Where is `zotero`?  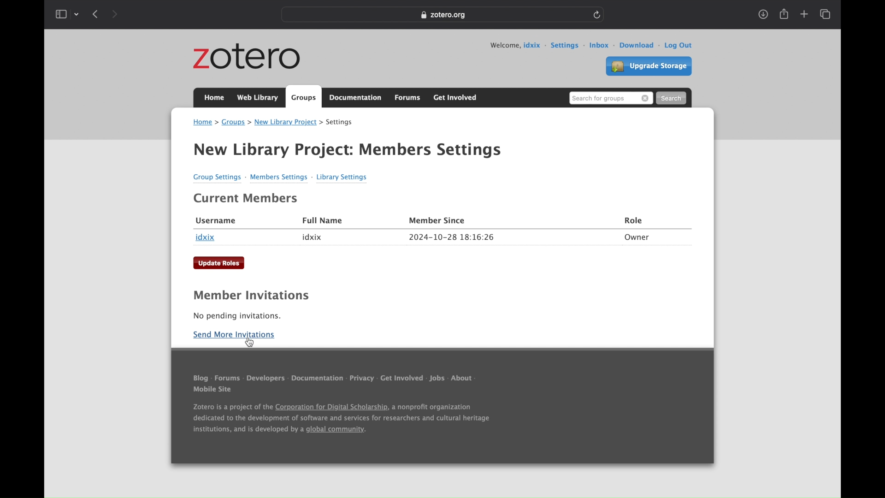 zotero is located at coordinates (248, 58).